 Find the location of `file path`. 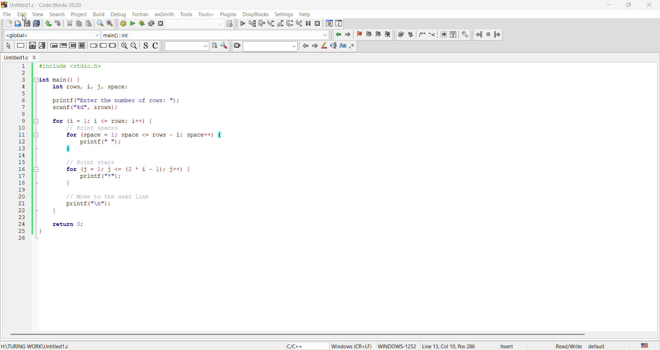

file path is located at coordinates (36, 347).